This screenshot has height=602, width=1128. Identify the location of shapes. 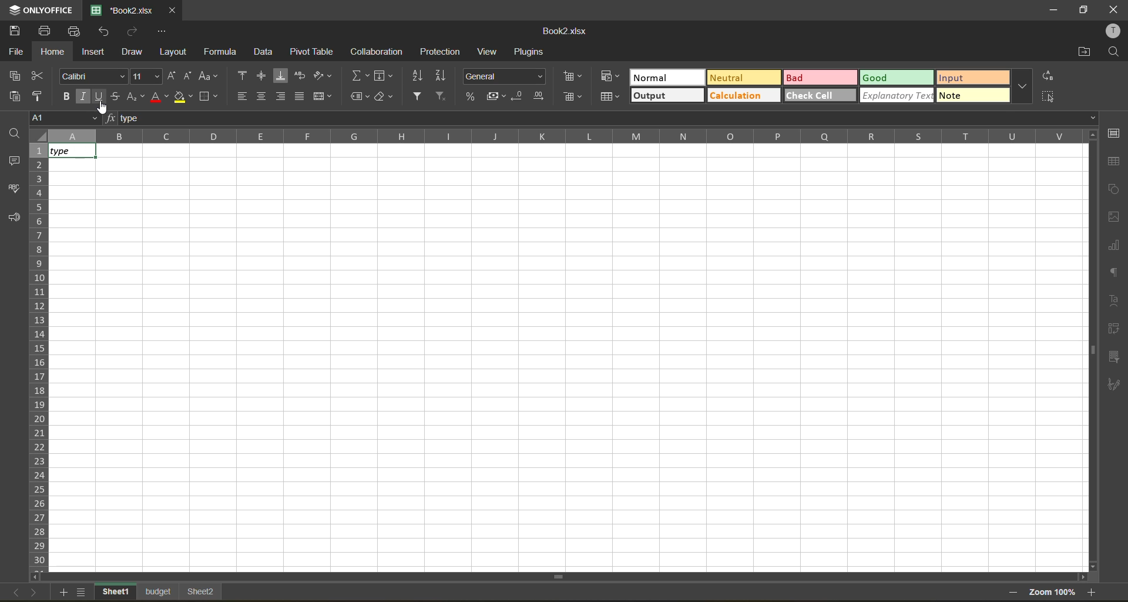
(1114, 190).